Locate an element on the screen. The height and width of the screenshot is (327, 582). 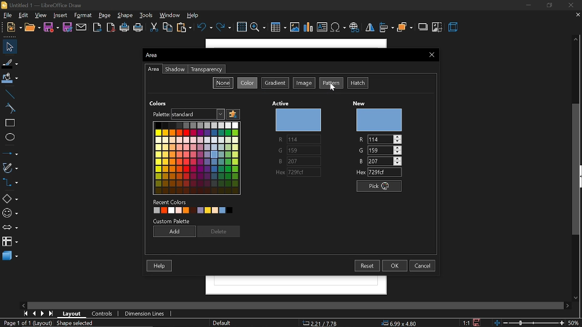
shadow is located at coordinates (422, 26).